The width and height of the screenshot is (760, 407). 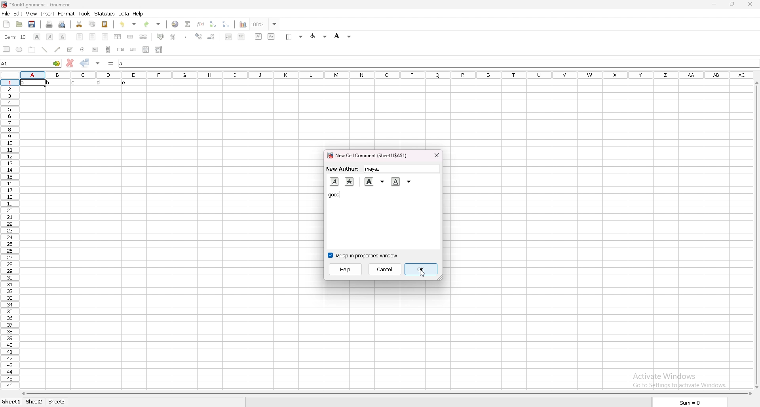 What do you see at coordinates (45, 49) in the screenshot?
I see `line` at bounding box center [45, 49].